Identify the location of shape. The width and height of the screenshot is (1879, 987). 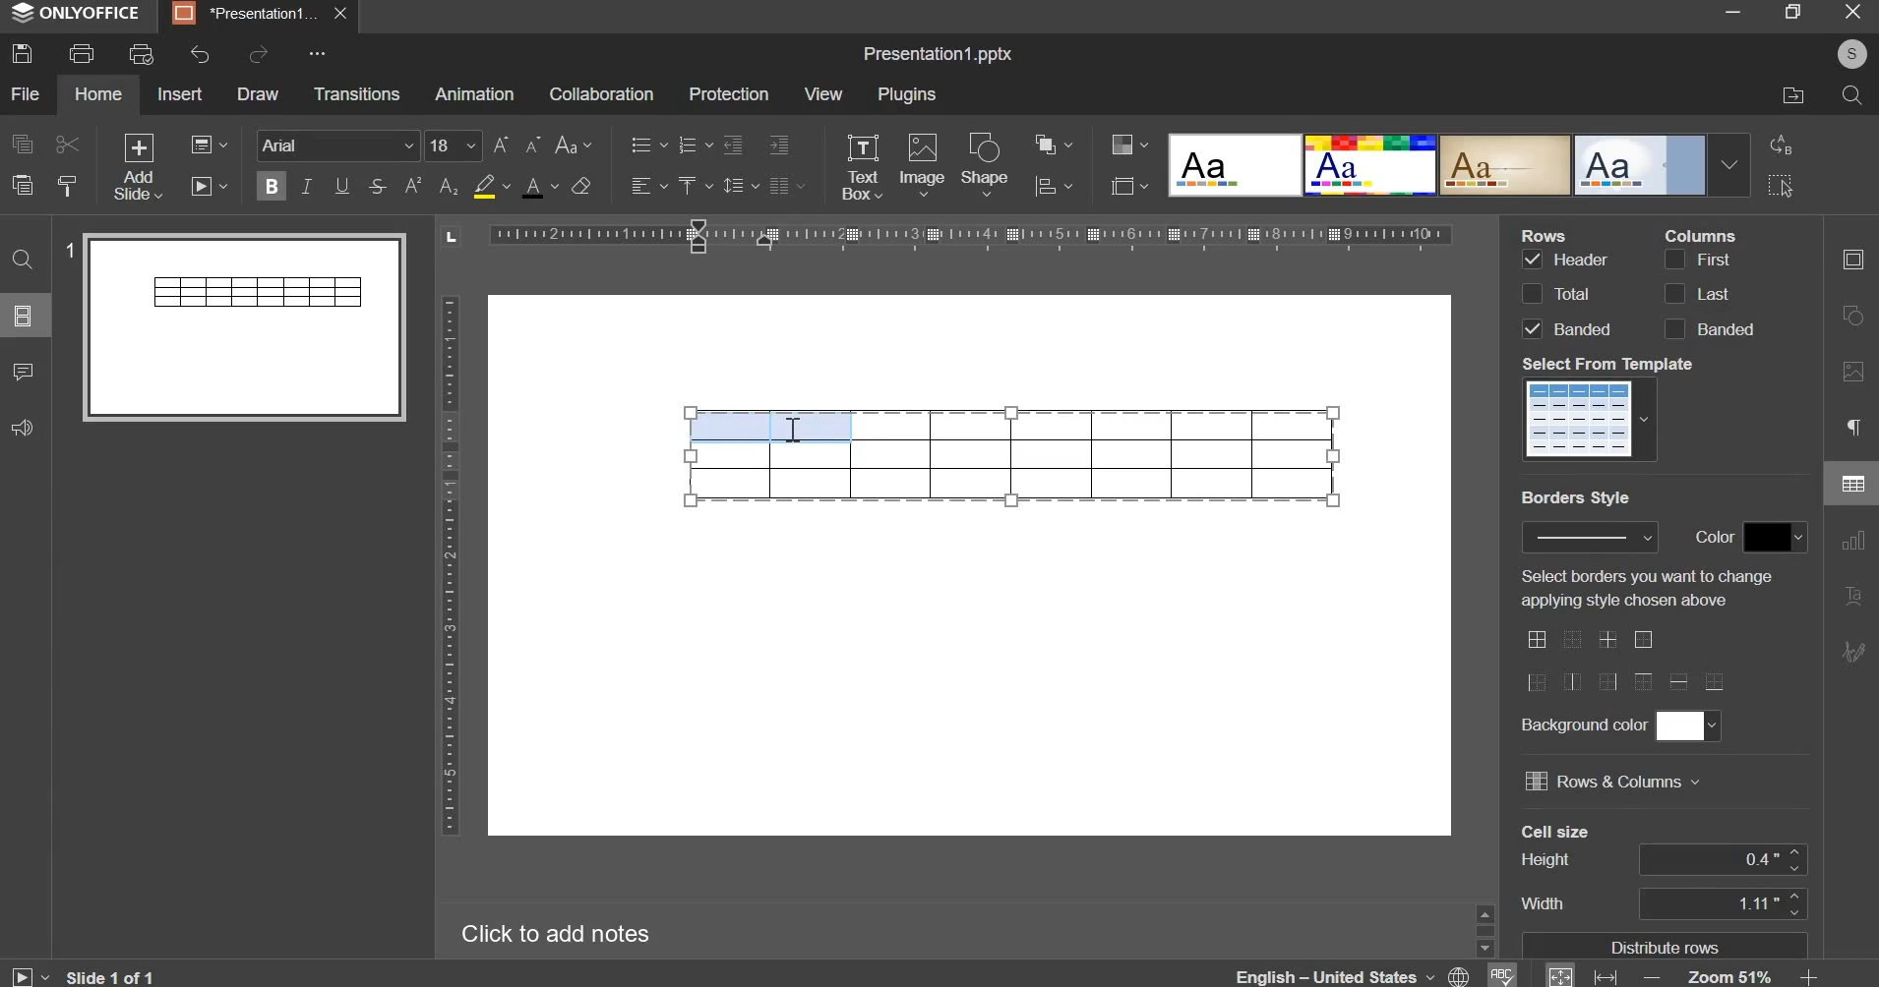
(987, 164).